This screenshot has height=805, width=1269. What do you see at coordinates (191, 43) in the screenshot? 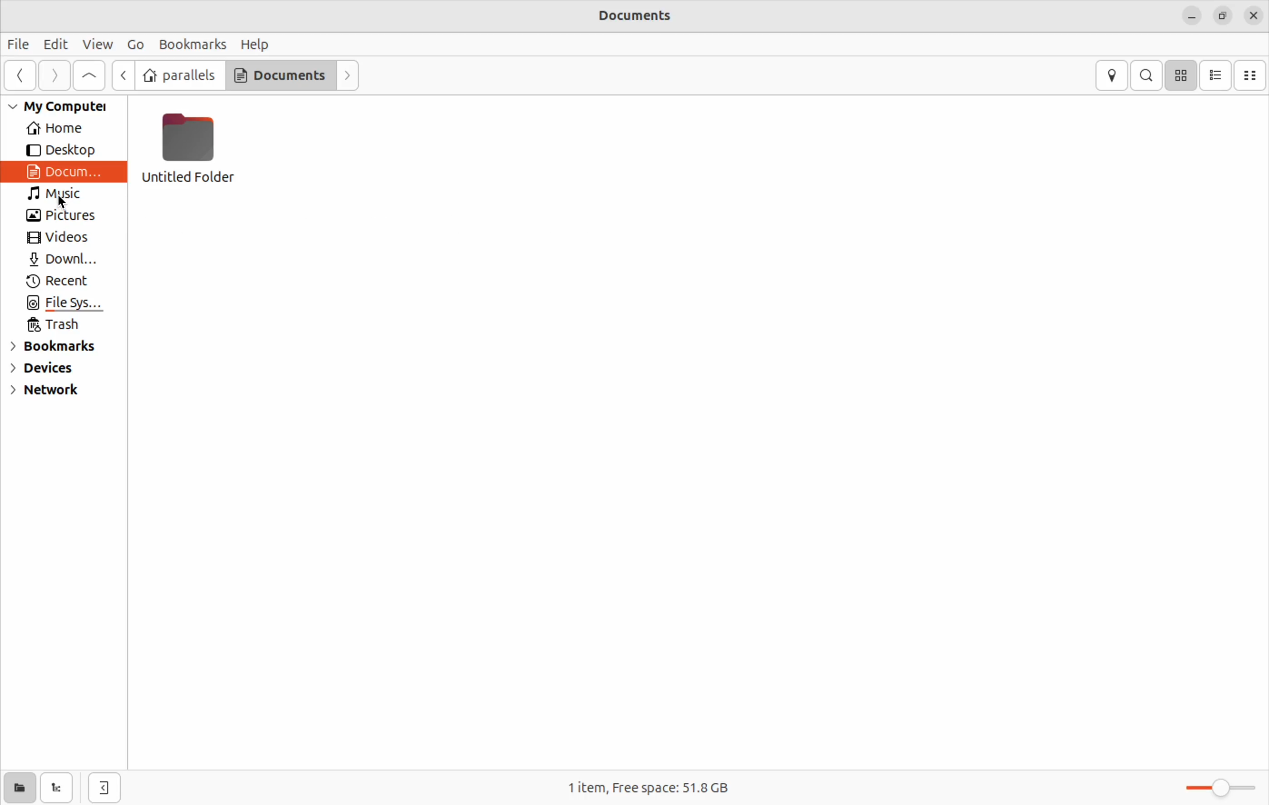
I see `Bookmarks` at bounding box center [191, 43].